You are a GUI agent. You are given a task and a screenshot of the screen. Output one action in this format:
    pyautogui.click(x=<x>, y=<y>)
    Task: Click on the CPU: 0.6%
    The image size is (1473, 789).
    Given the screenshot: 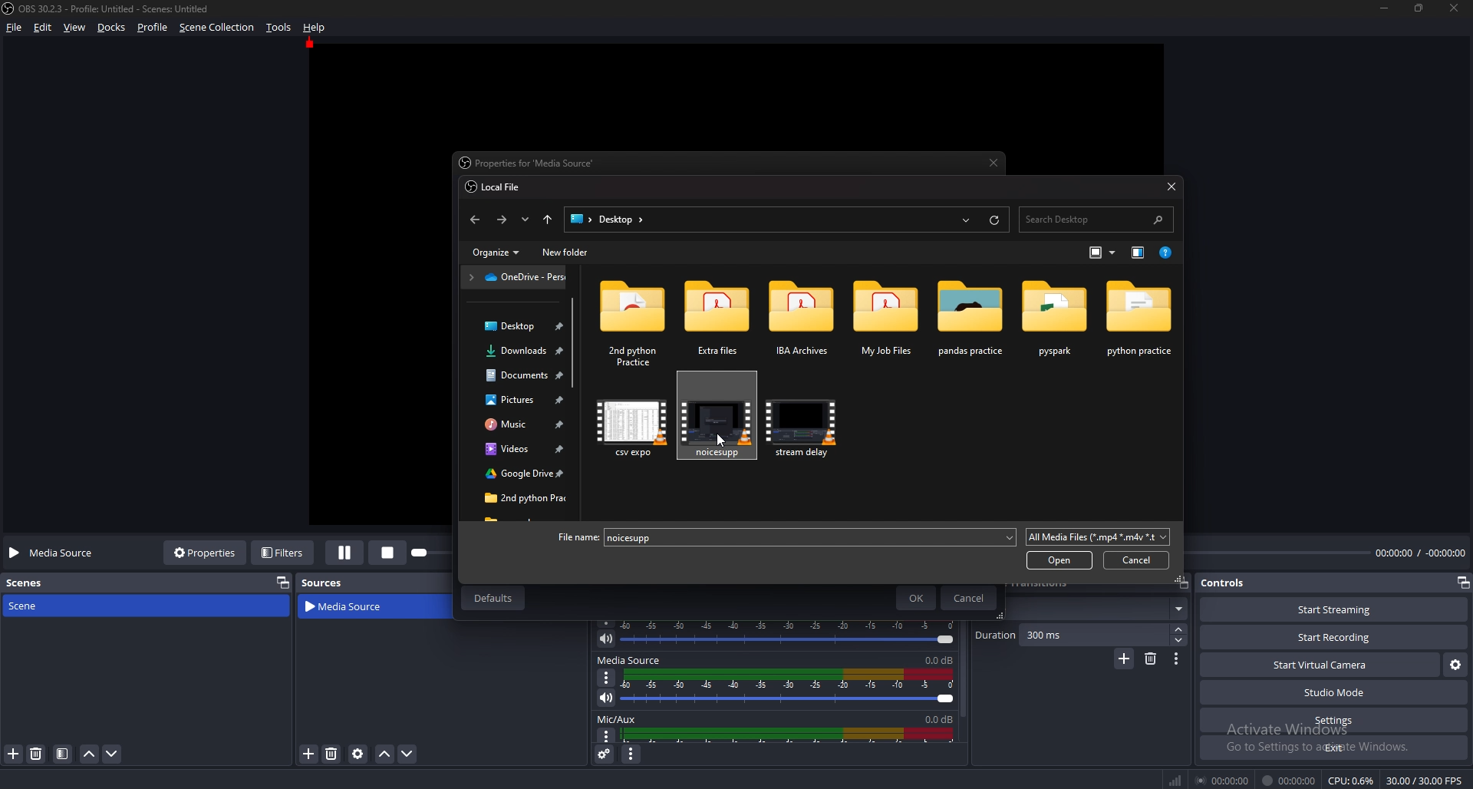 What is the action you would take?
    pyautogui.click(x=1350, y=781)
    